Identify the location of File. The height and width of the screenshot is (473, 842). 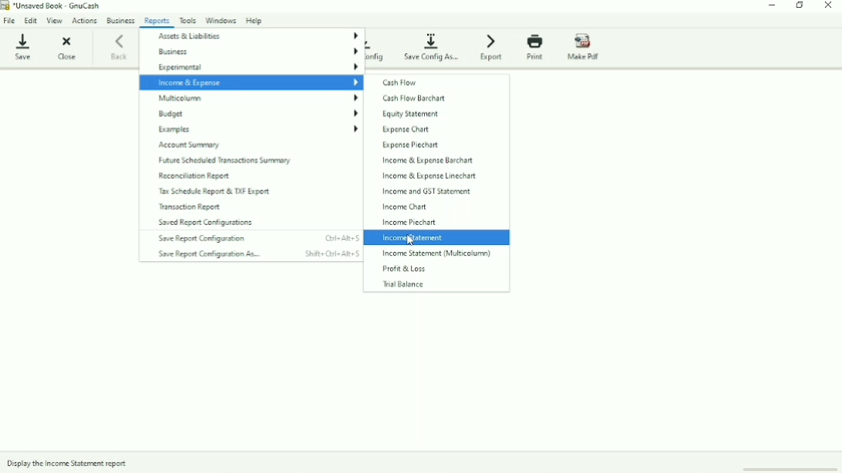
(10, 19).